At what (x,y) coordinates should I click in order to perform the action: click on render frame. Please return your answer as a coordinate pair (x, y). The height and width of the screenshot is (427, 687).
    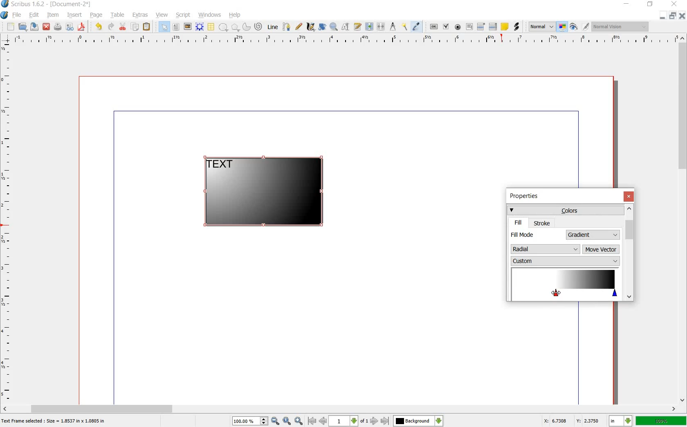
    Looking at the image, I should click on (200, 27).